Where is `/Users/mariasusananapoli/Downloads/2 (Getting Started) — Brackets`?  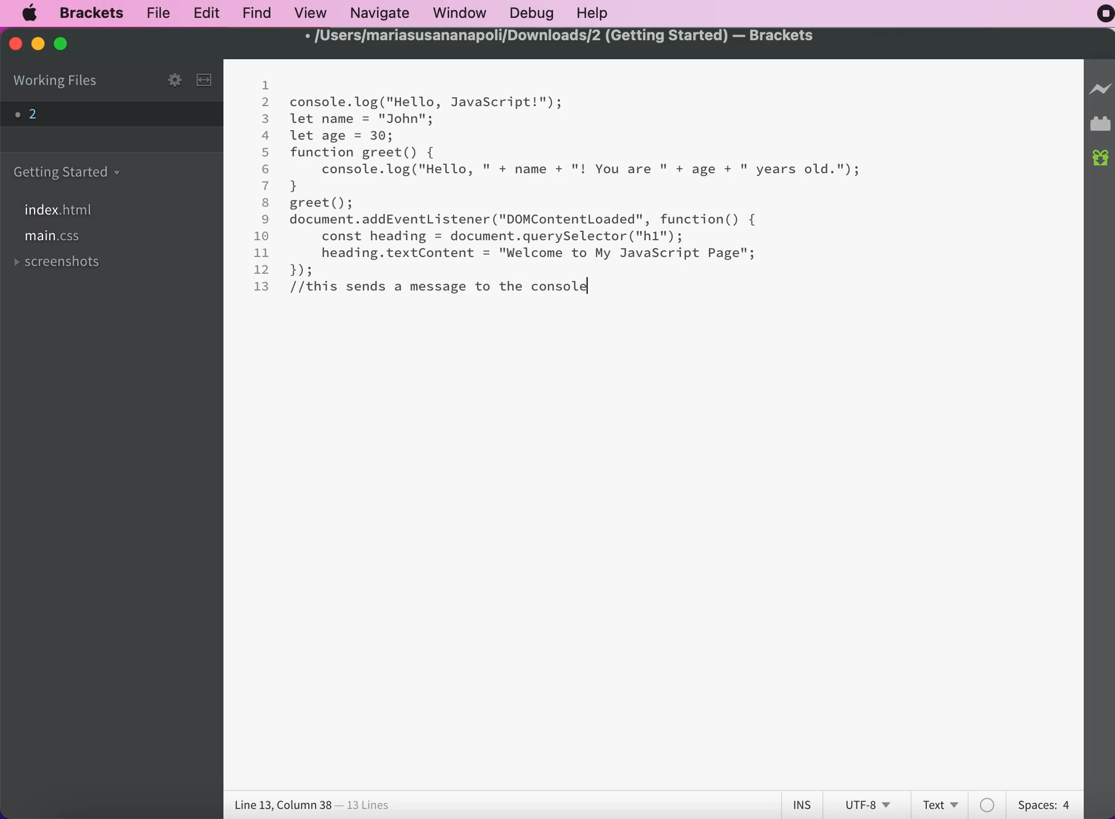
/Users/mariasusananapoli/Downloads/2 (Getting Started) — Brackets is located at coordinates (560, 36).